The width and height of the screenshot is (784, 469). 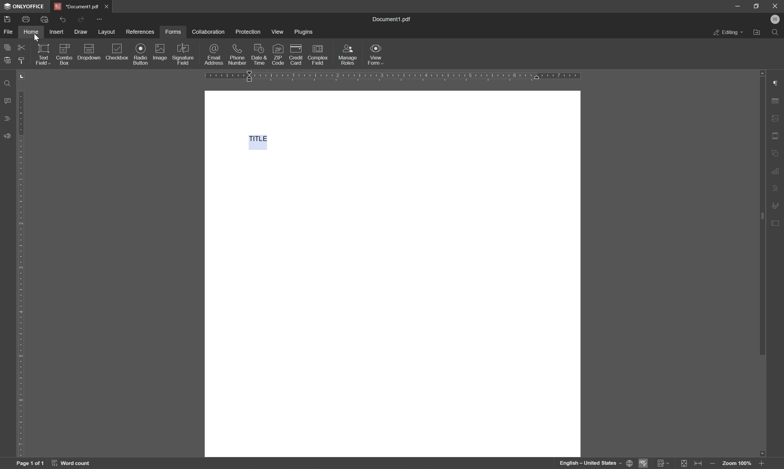 What do you see at coordinates (762, 213) in the screenshot?
I see `scroll bar` at bounding box center [762, 213].